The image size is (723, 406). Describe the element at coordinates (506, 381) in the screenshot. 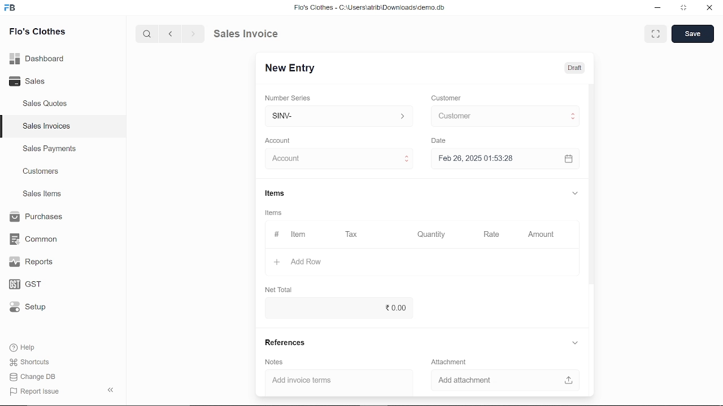

I see `Add attachment` at that location.